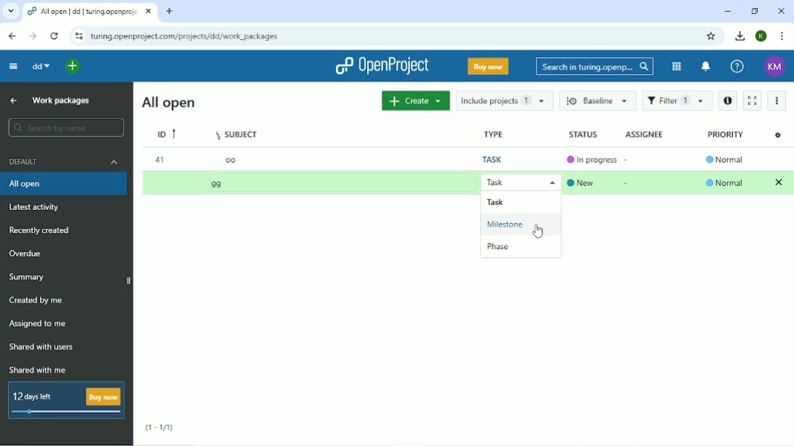 This screenshot has width=794, height=446. Describe the element at coordinates (161, 425) in the screenshot. I see `(1-1/1)` at that location.